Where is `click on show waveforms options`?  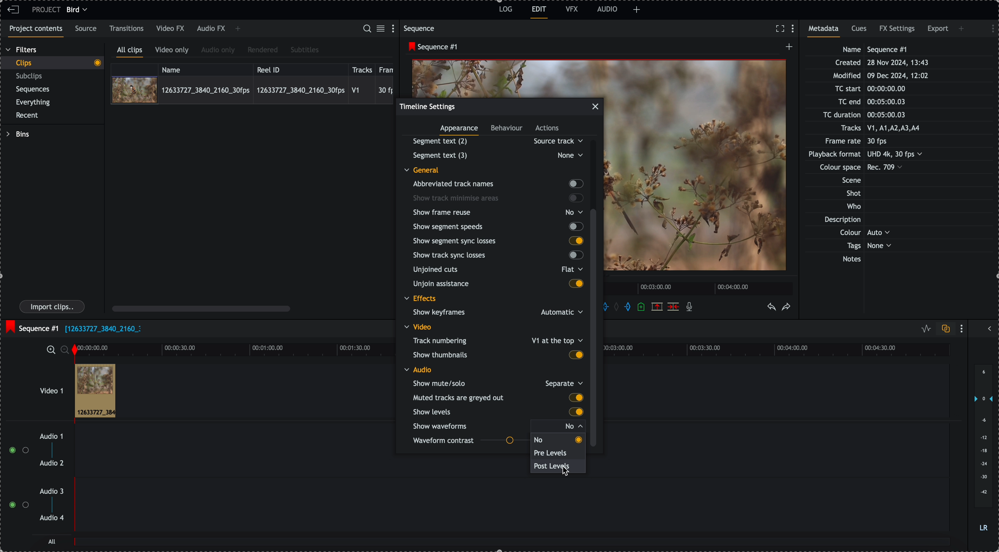
click on show waveforms options is located at coordinates (500, 426).